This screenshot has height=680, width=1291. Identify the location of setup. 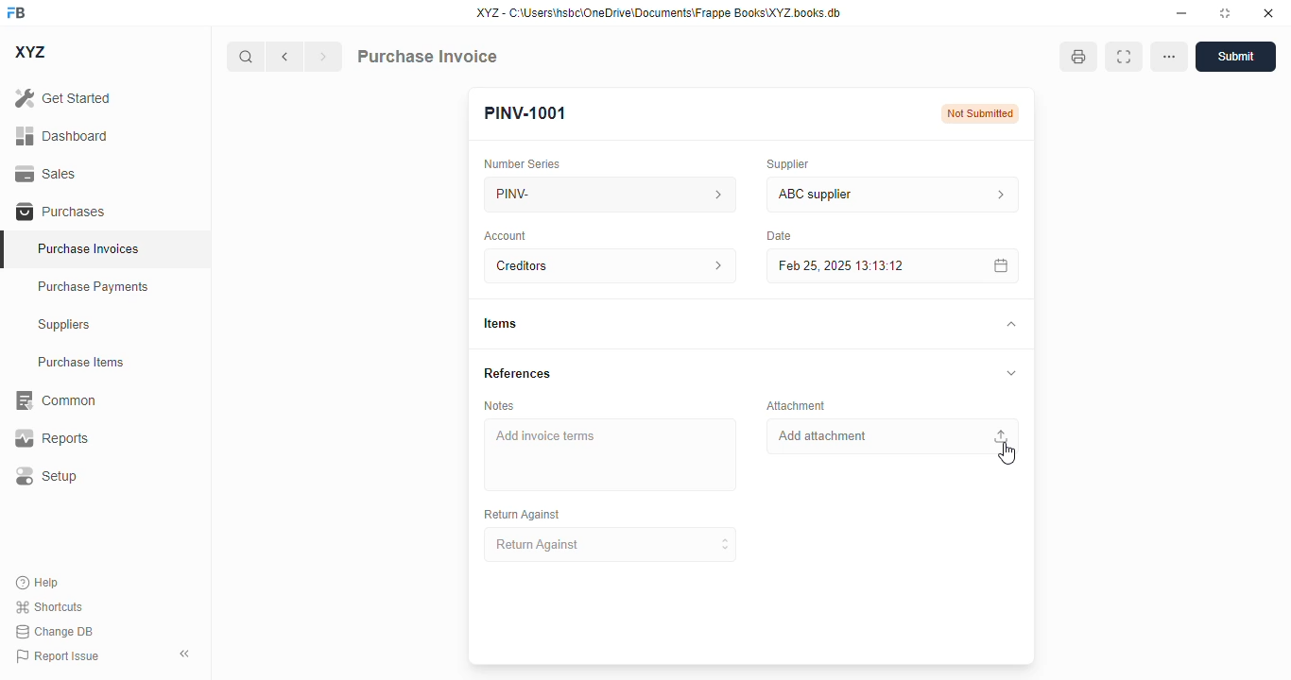
(44, 477).